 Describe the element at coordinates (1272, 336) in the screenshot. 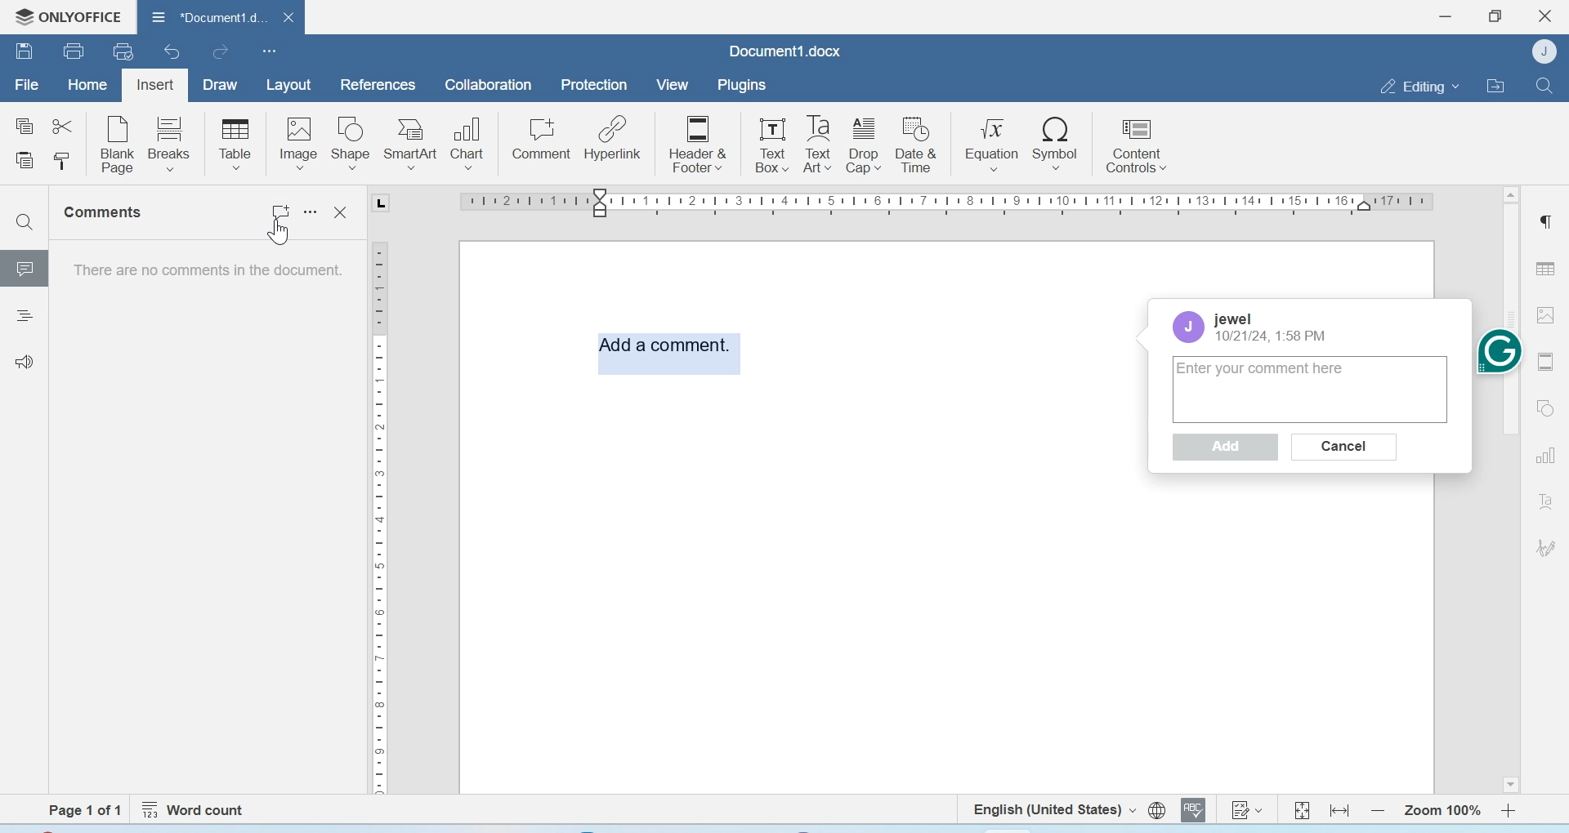

I see `Date, Time` at that location.